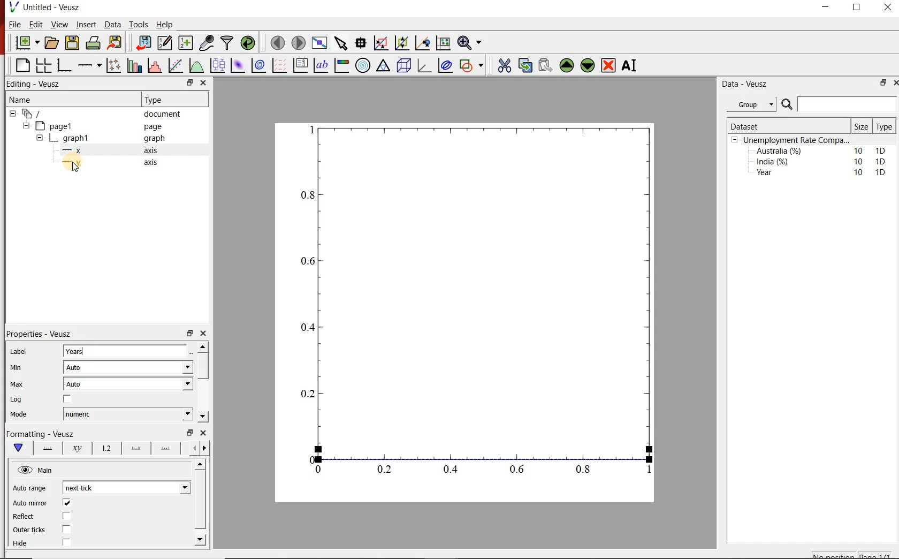  Describe the element at coordinates (631, 65) in the screenshot. I see `rename the widgets` at that location.